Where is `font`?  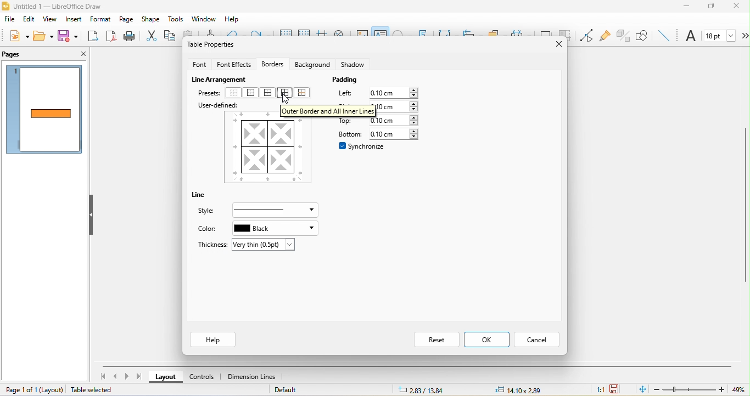
font is located at coordinates (691, 37).